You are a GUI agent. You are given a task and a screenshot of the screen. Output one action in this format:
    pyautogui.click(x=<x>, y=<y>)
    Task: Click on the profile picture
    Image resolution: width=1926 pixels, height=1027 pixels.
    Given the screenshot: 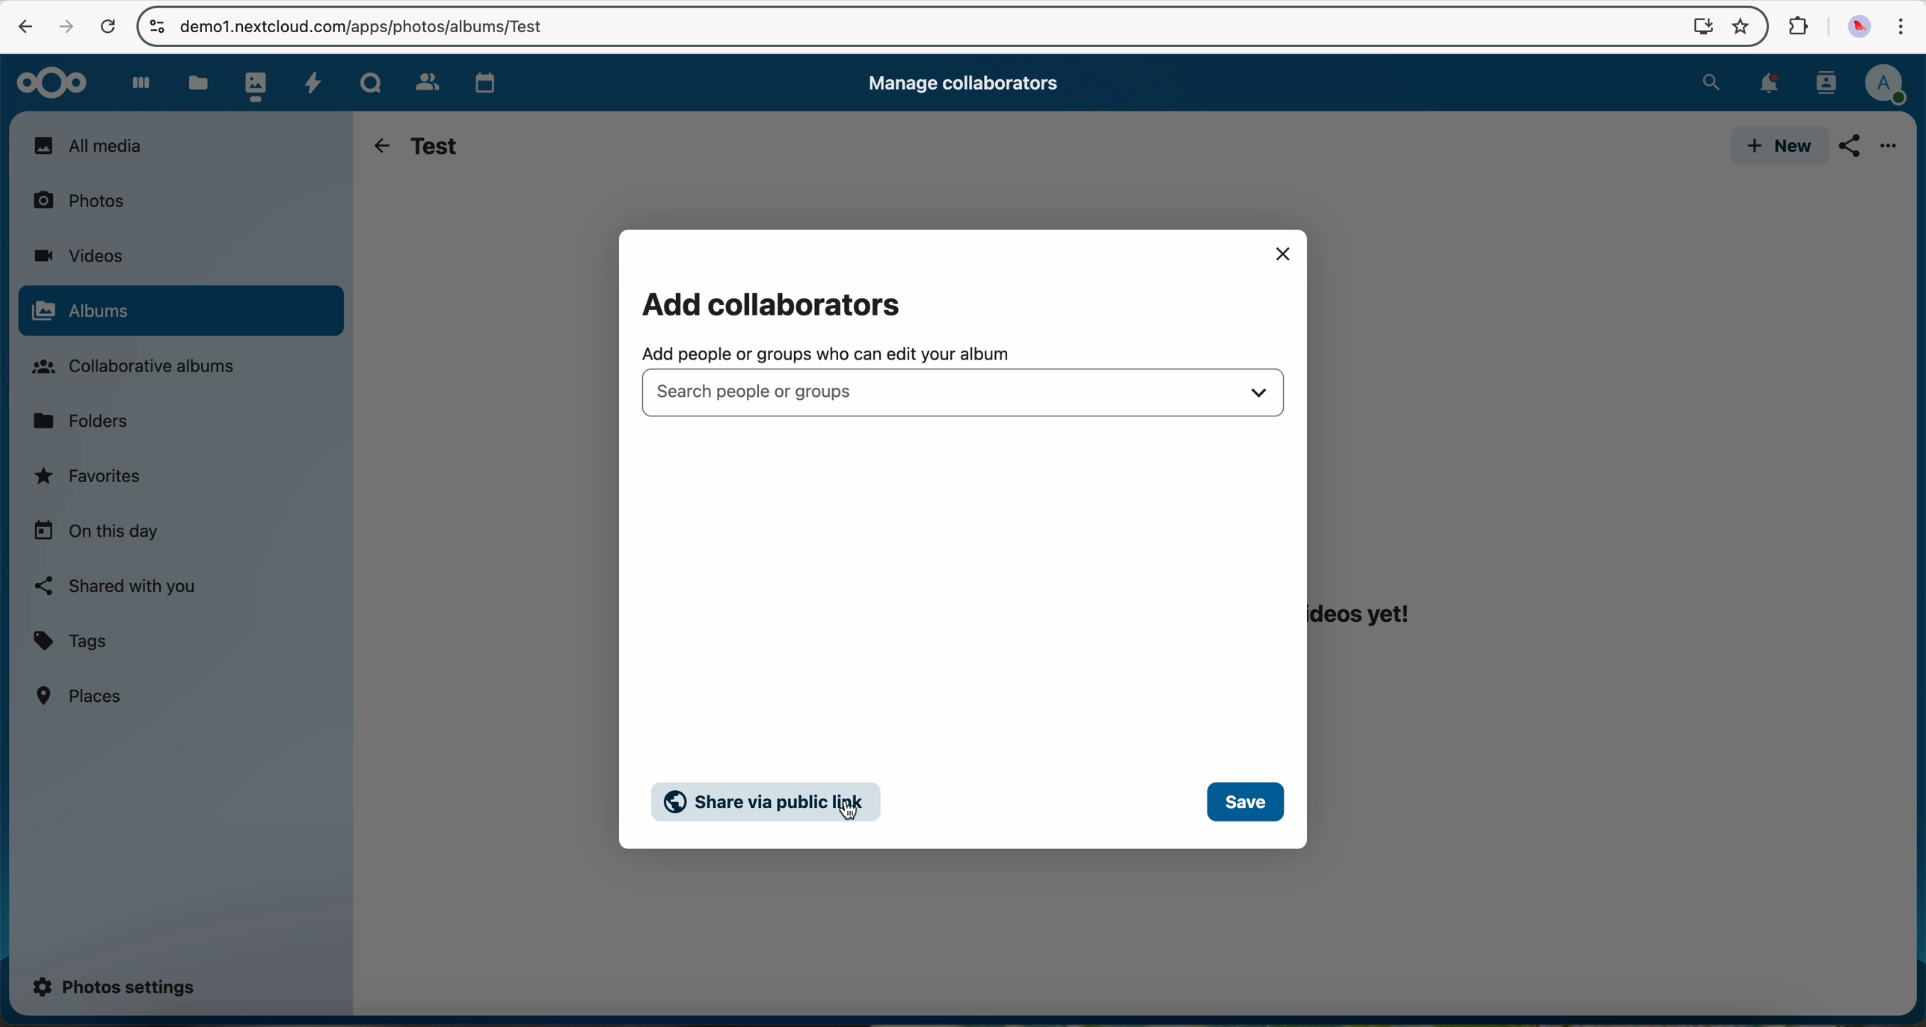 What is the action you would take?
    pyautogui.click(x=1856, y=28)
    